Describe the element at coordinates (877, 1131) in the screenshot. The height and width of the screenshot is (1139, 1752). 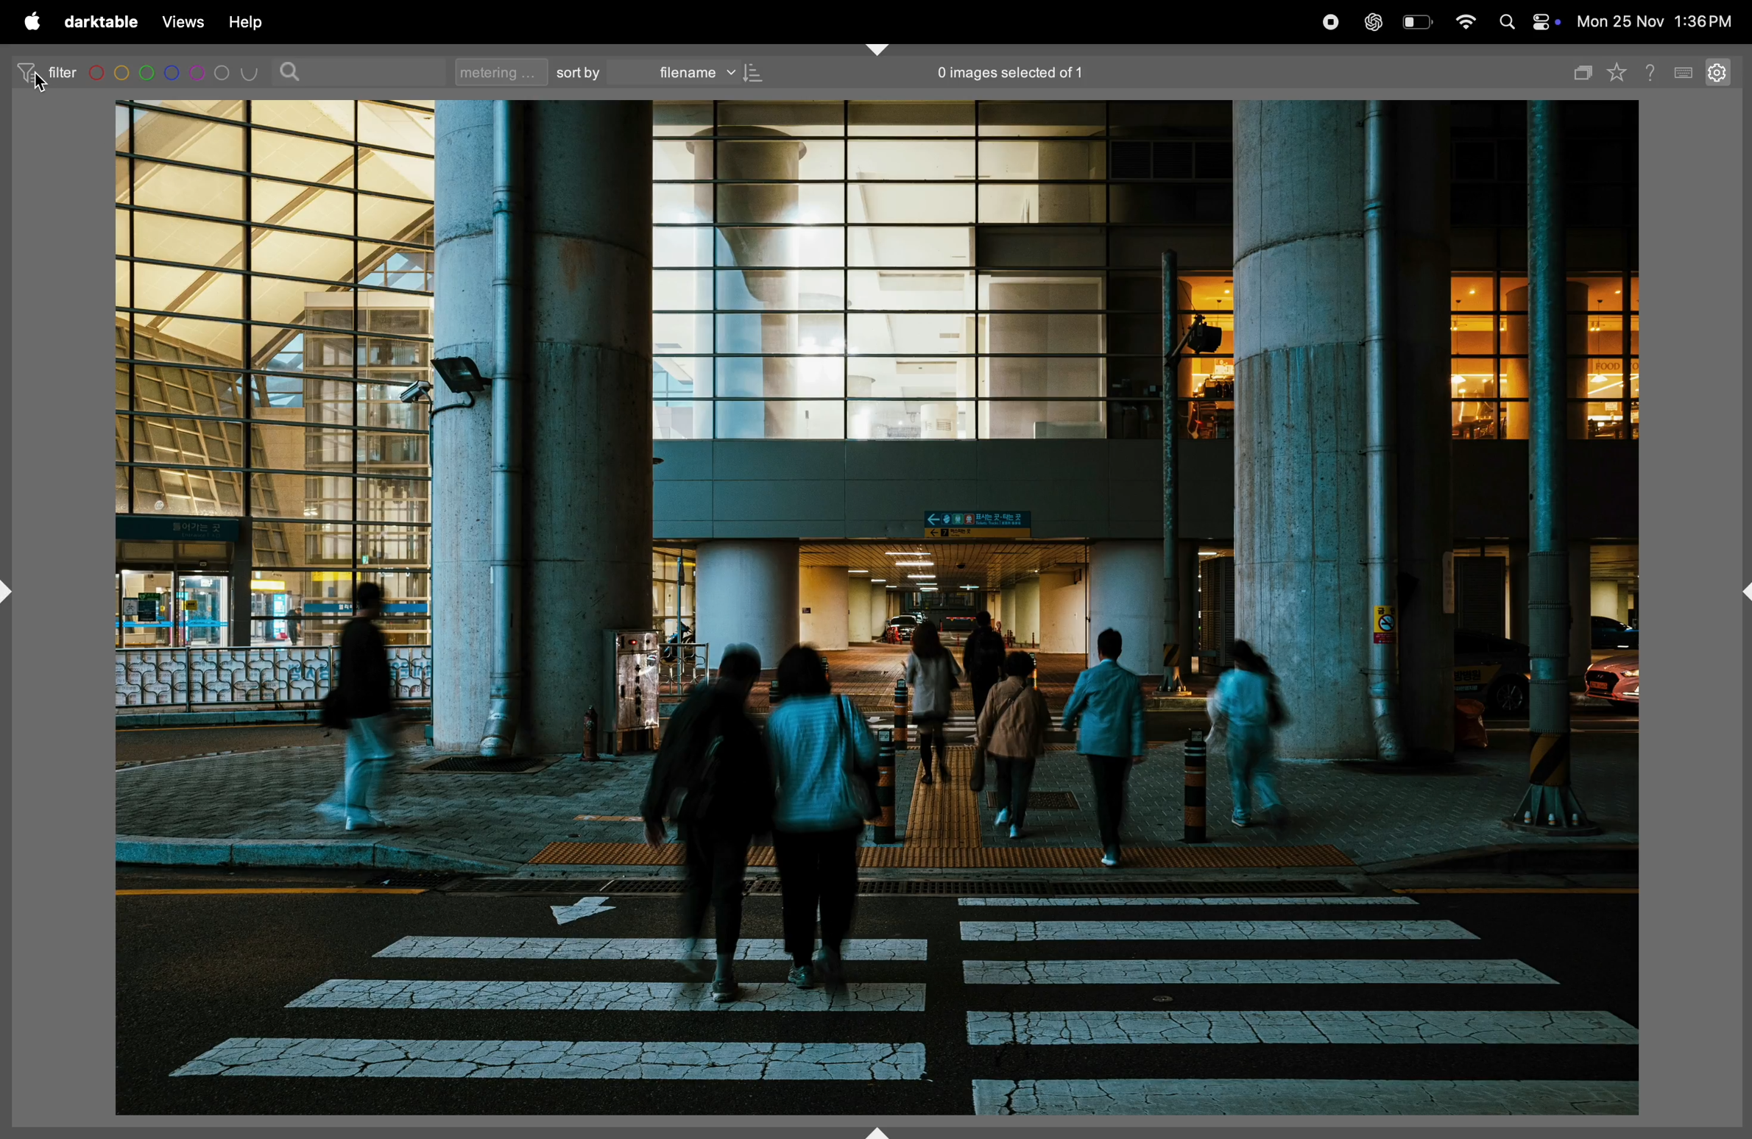
I see `shift+ctrl+b` at that location.